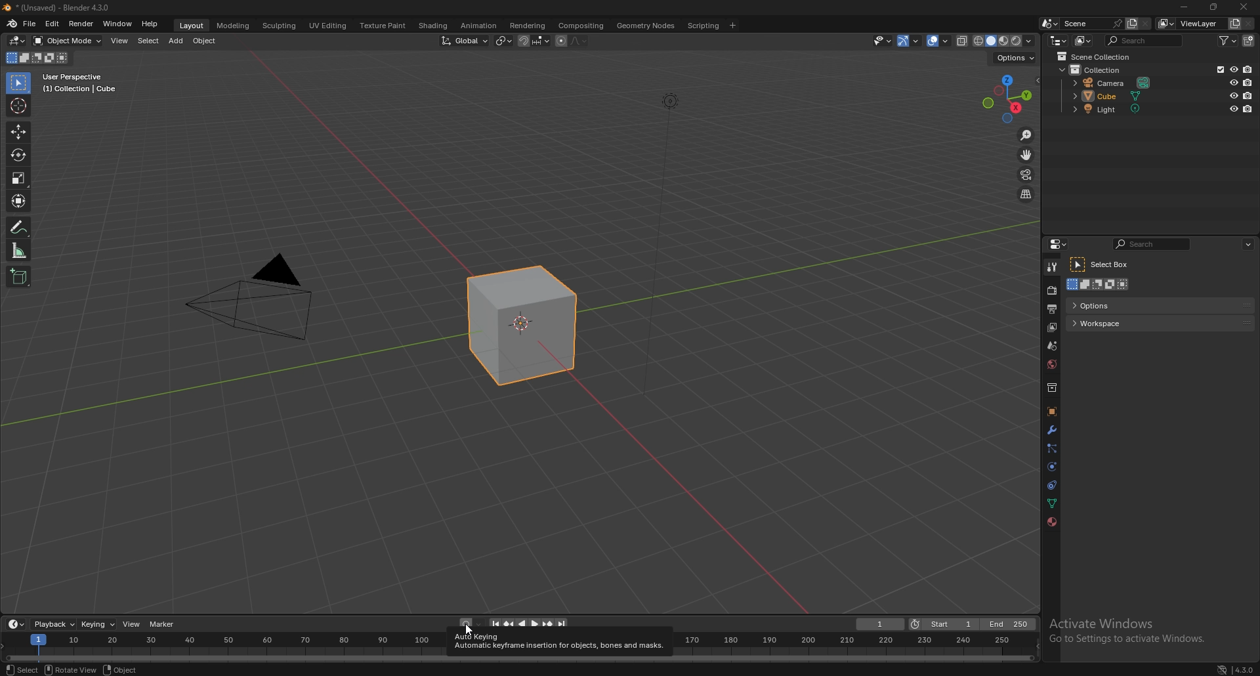  I want to click on annotate, so click(20, 226).